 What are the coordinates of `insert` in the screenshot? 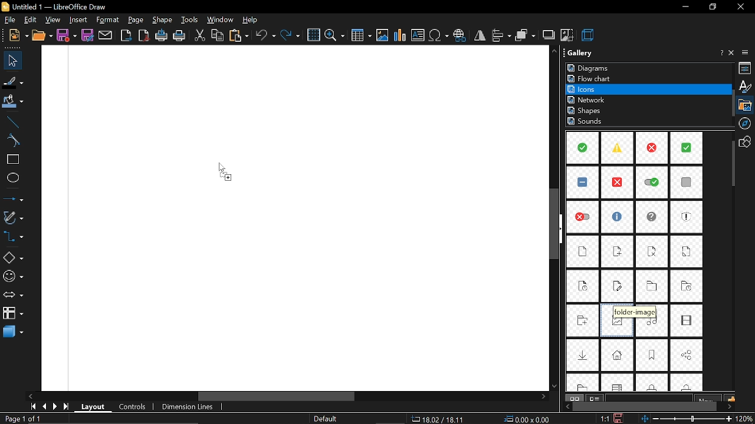 It's located at (77, 20).